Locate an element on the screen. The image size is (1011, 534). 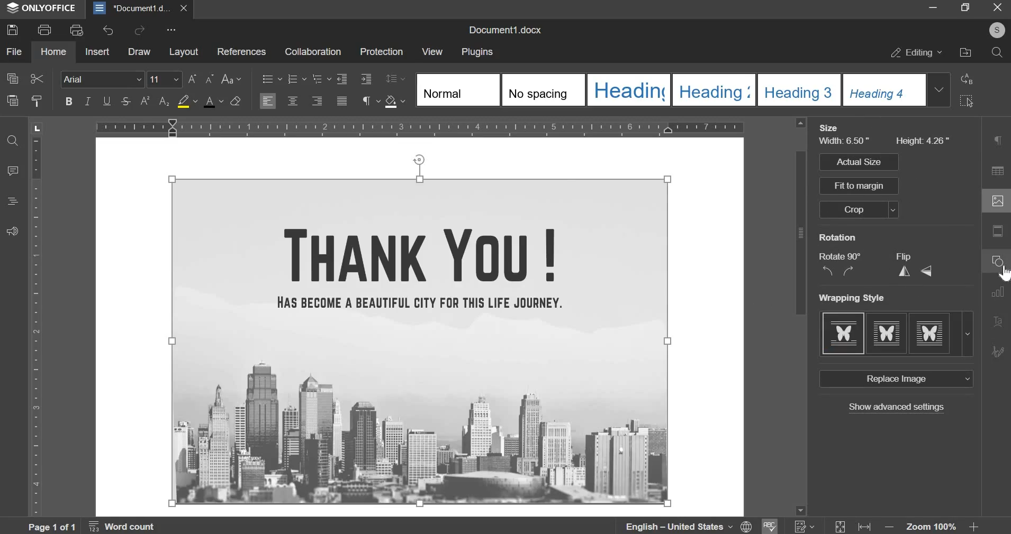
find is located at coordinates (13, 139).